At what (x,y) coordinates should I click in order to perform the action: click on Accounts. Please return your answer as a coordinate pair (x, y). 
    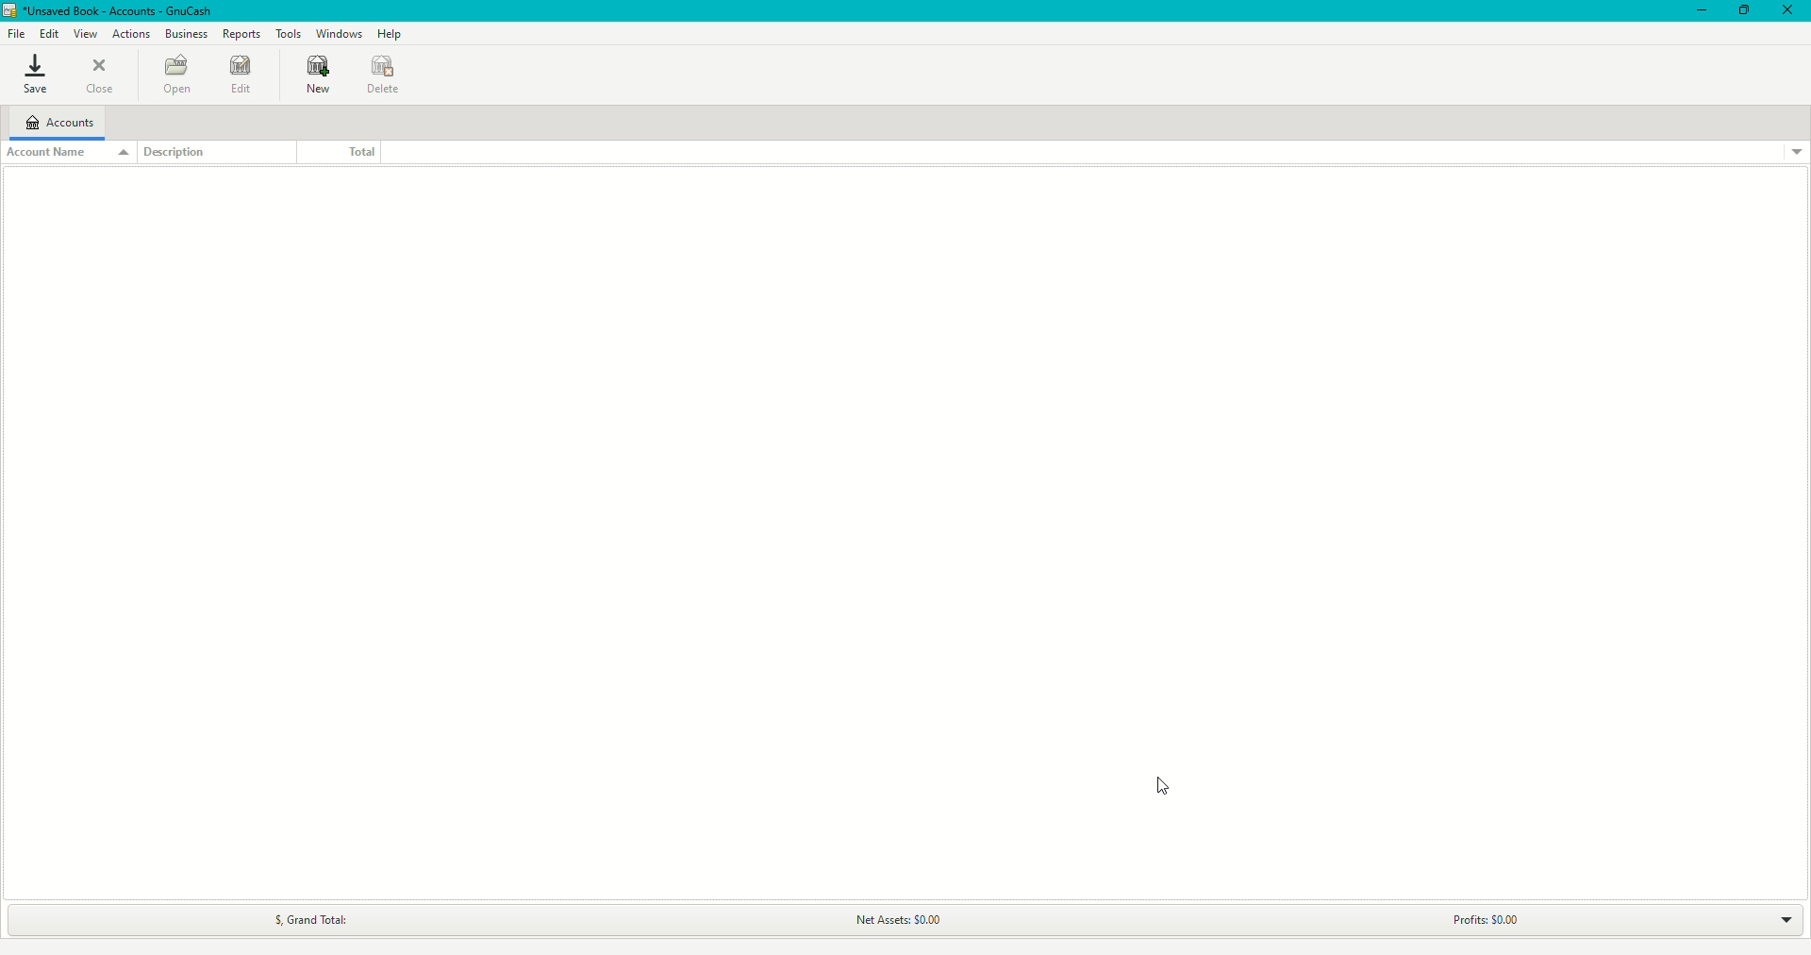
    Looking at the image, I should click on (58, 122).